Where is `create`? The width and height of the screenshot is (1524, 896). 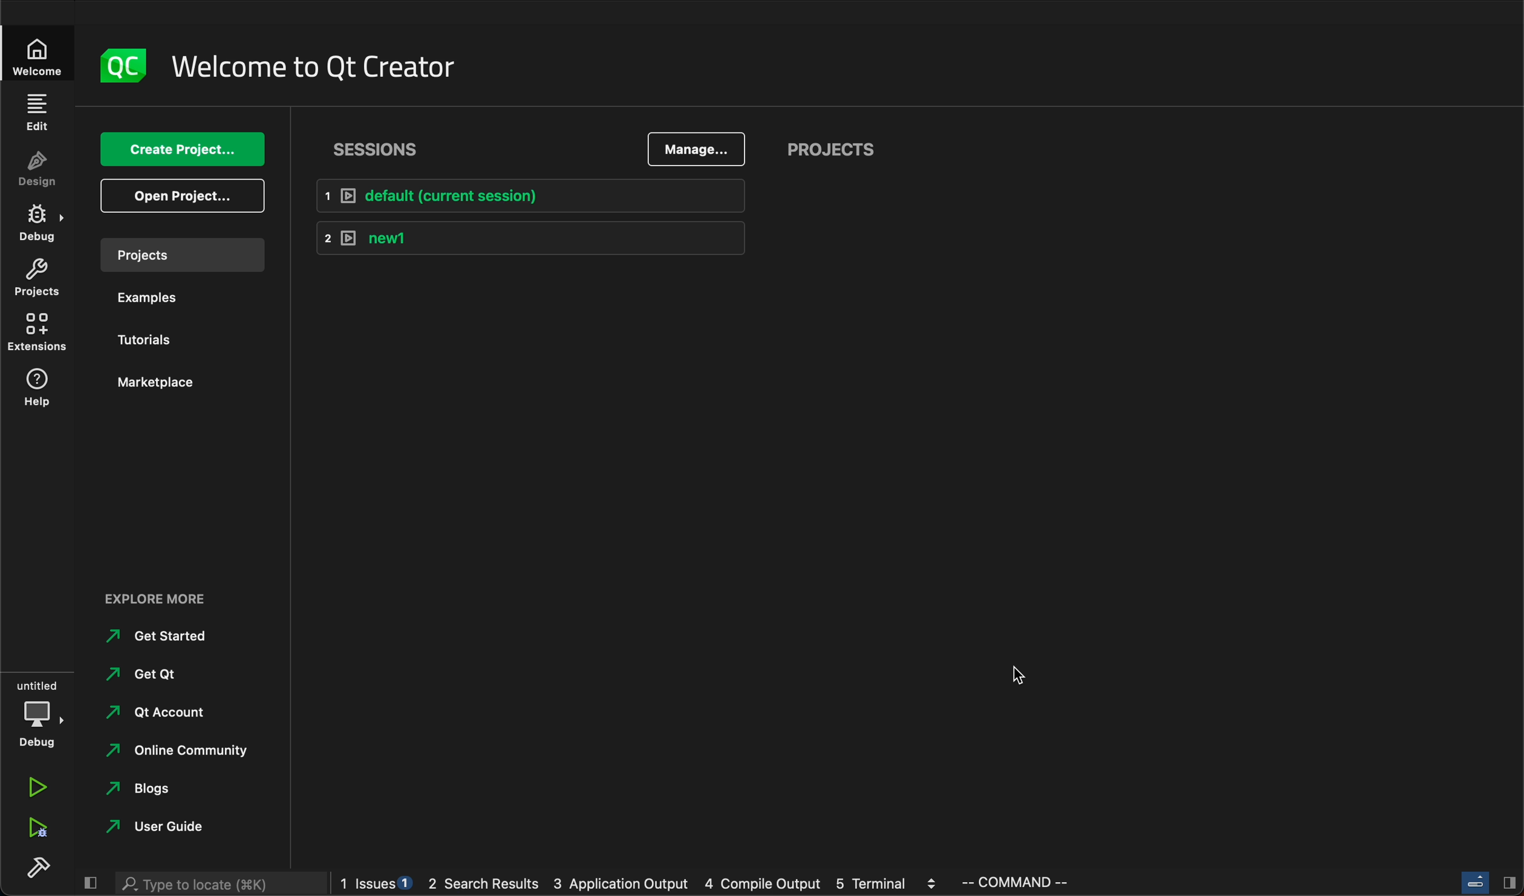
create is located at coordinates (184, 149).